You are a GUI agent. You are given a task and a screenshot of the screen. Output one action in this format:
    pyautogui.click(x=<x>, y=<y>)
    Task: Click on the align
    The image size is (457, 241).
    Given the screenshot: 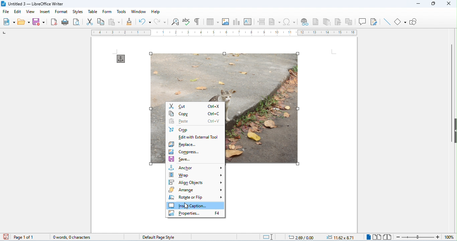 What is the action you would take?
    pyautogui.click(x=197, y=182)
    